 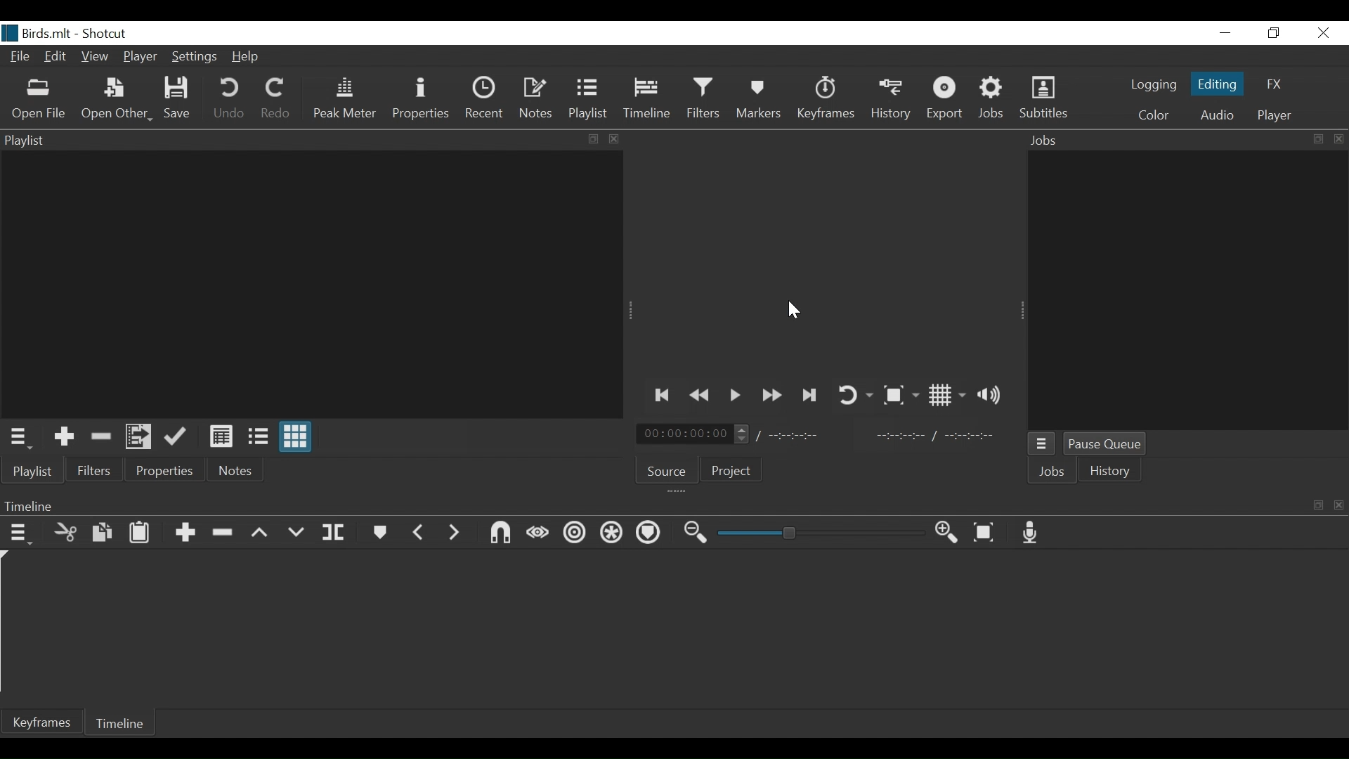 I want to click on Zoom Timeline in, so click(x=946, y=533).